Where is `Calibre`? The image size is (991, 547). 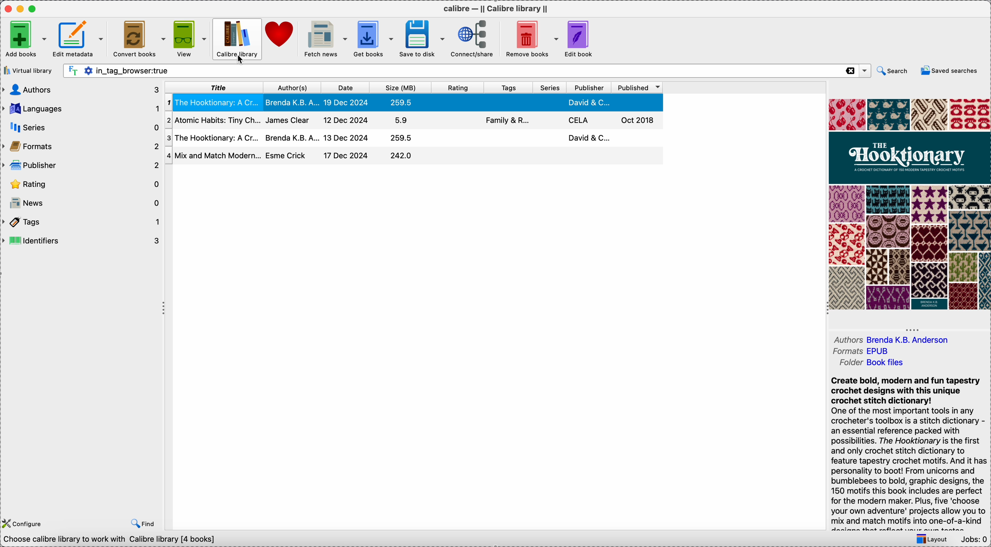
Calibre is located at coordinates (498, 8).